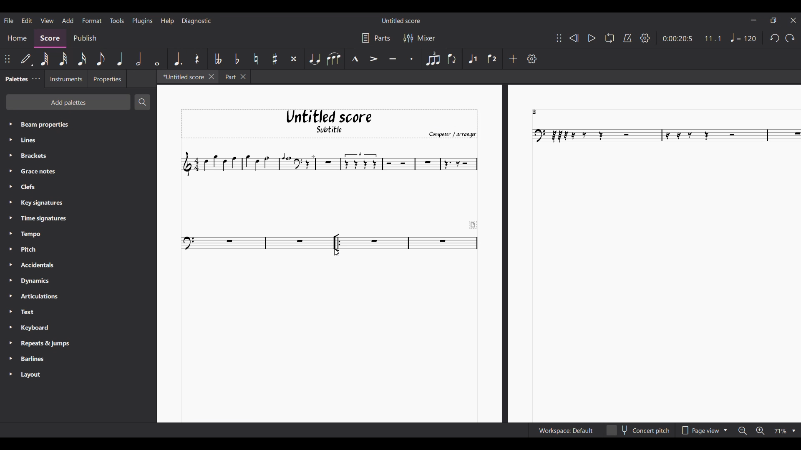  Describe the element at coordinates (237, 59) in the screenshot. I see `Toggle flat` at that location.